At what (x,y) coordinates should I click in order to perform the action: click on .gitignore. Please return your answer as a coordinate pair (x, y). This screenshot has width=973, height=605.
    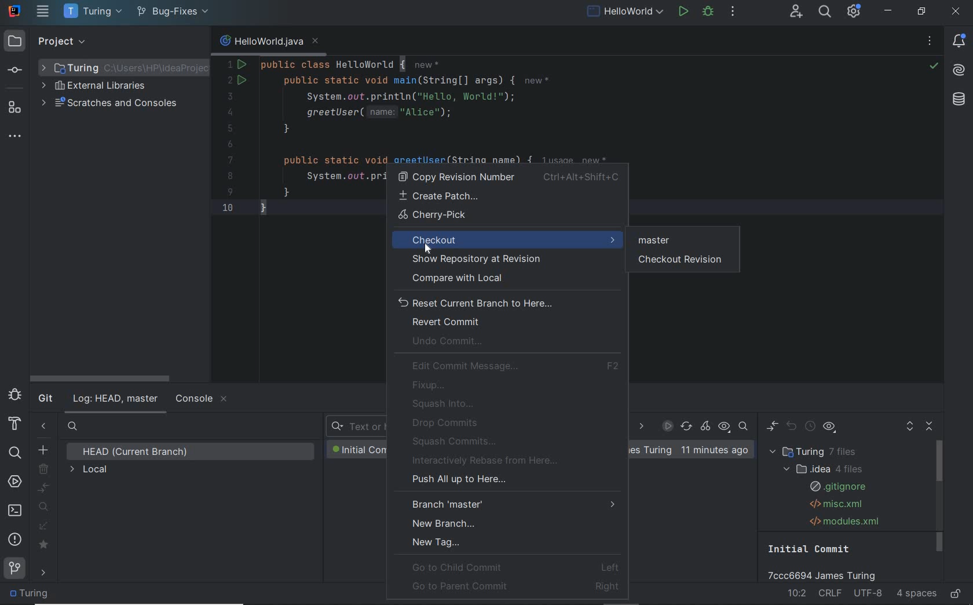
    Looking at the image, I should click on (836, 487).